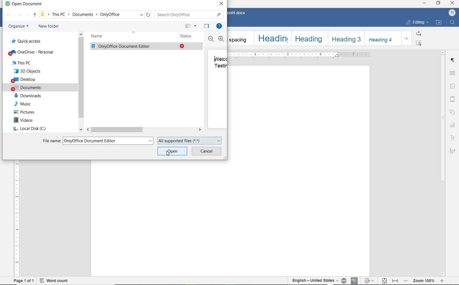 The width and height of the screenshot is (459, 285). What do you see at coordinates (33, 52) in the screenshot?
I see `OneDrive-personal` at bounding box center [33, 52].